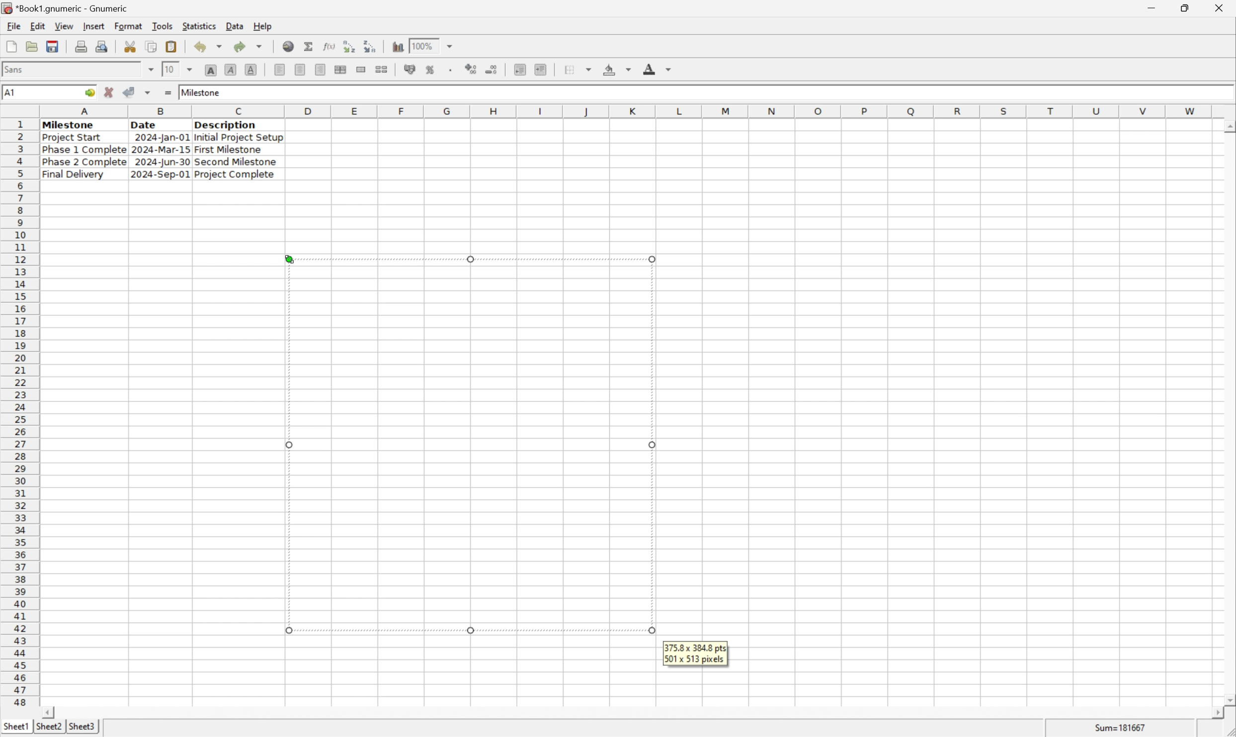 Image resolution: width=1236 pixels, height=737 pixels. I want to click on Sort the selected region in descending order based on the first column selected, so click(371, 46).